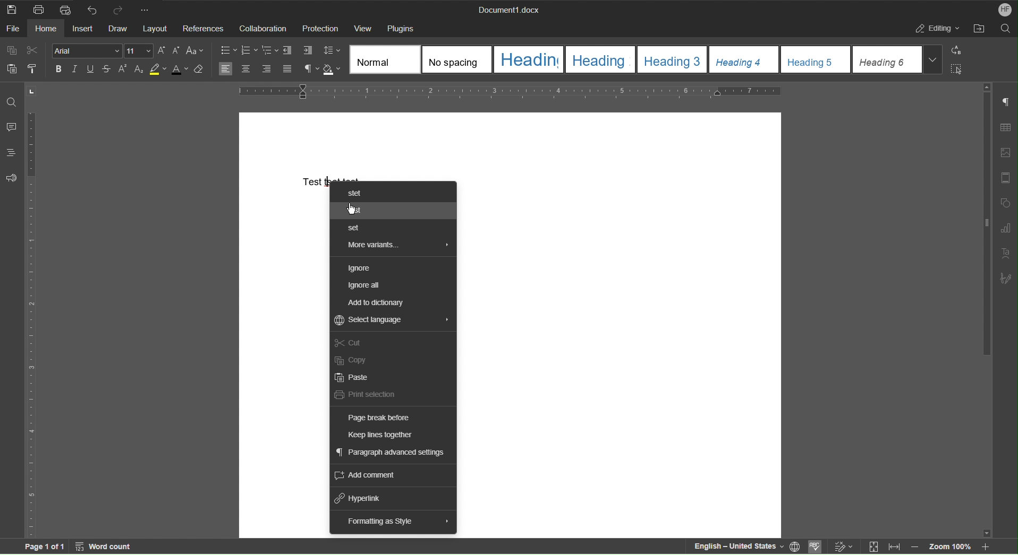  What do you see at coordinates (261, 28) in the screenshot?
I see `Collaboration` at bounding box center [261, 28].